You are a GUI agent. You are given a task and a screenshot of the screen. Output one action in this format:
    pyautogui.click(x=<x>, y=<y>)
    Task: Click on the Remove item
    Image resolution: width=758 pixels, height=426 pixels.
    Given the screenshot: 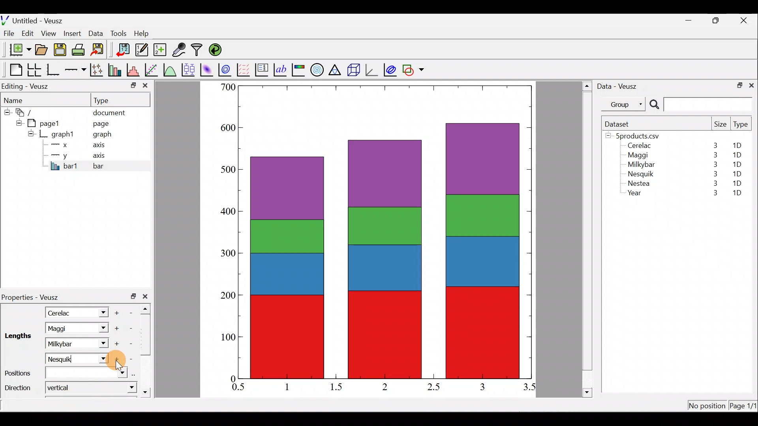 What is the action you would take?
    pyautogui.click(x=129, y=359)
    